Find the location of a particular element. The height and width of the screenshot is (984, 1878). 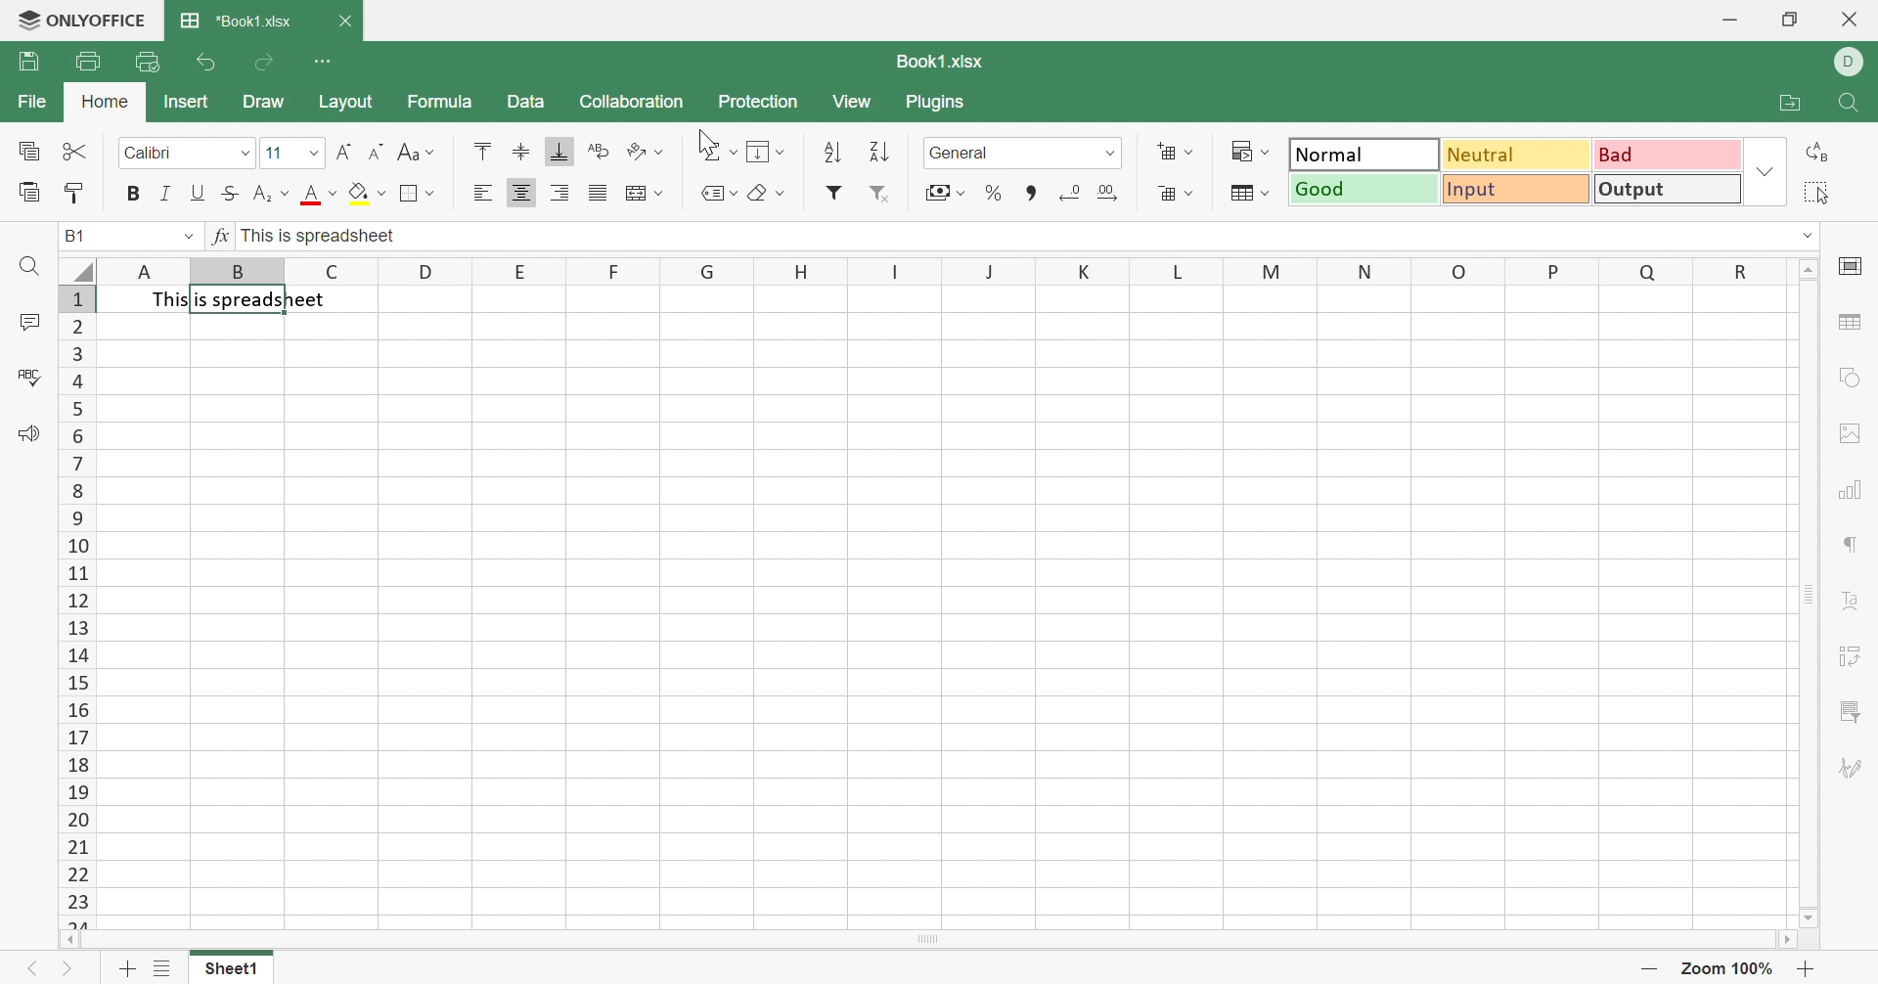

Home is located at coordinates (103, 101).